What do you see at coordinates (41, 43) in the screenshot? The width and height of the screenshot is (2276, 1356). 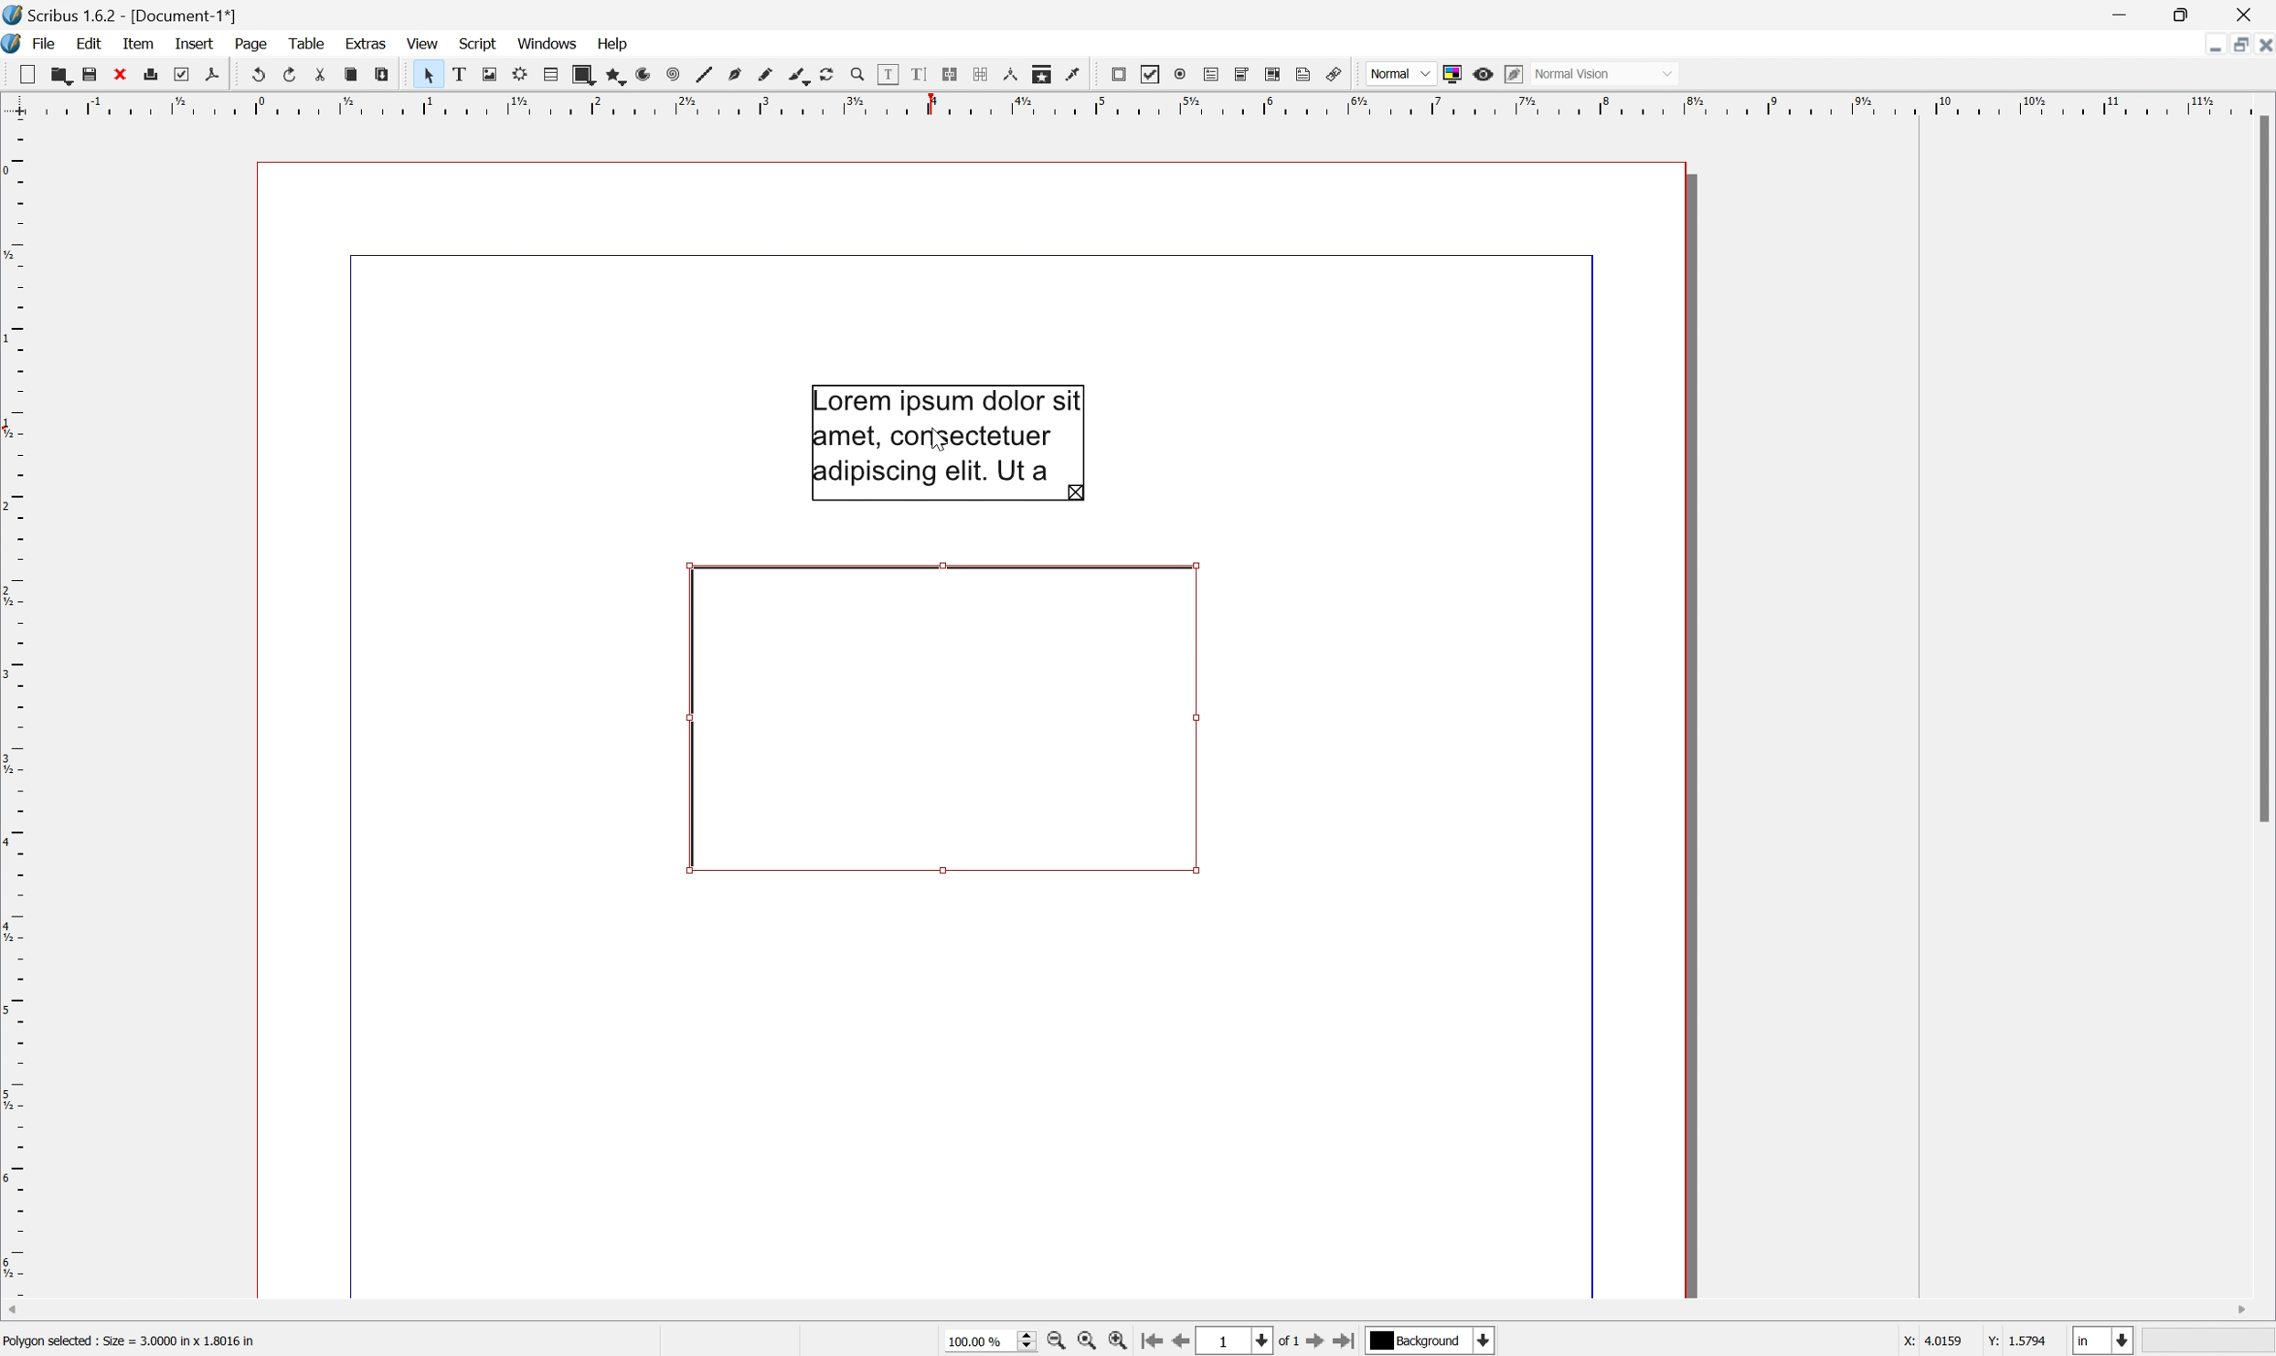 I see `File` at bounding box center [41, 43].